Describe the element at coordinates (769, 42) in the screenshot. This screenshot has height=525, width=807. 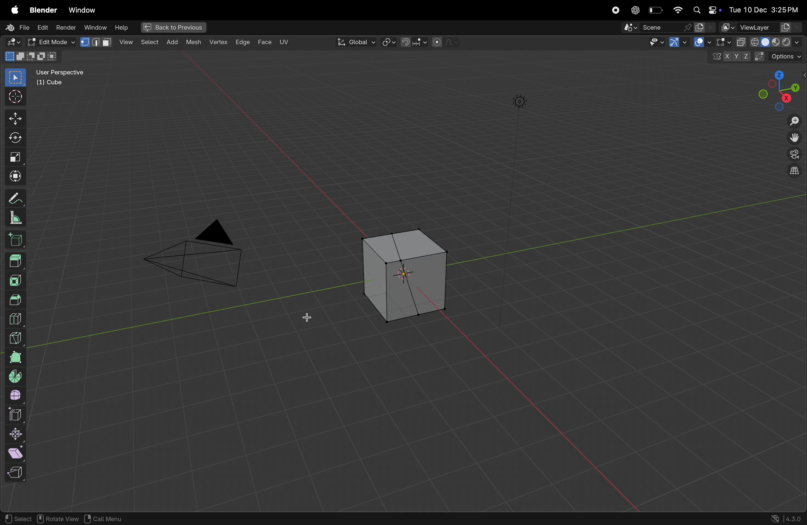
I see `View port shading` at that location.